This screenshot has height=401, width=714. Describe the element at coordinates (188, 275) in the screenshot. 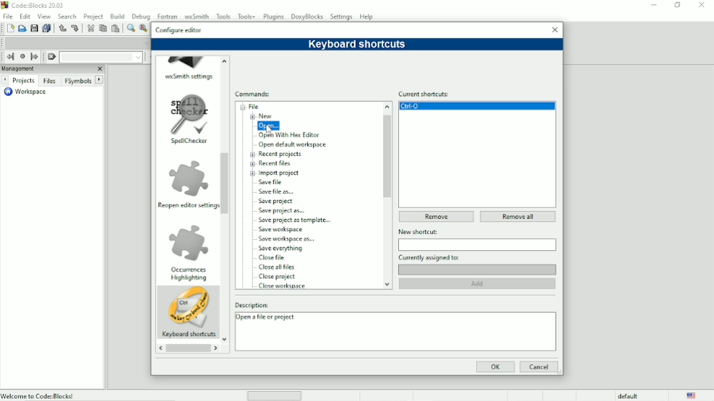

I see `Occurrences highlighting` at that location.